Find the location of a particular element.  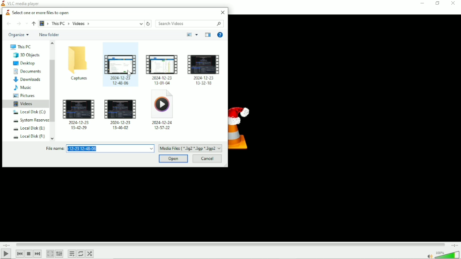

System reserved is located at coordinates (28, 120).